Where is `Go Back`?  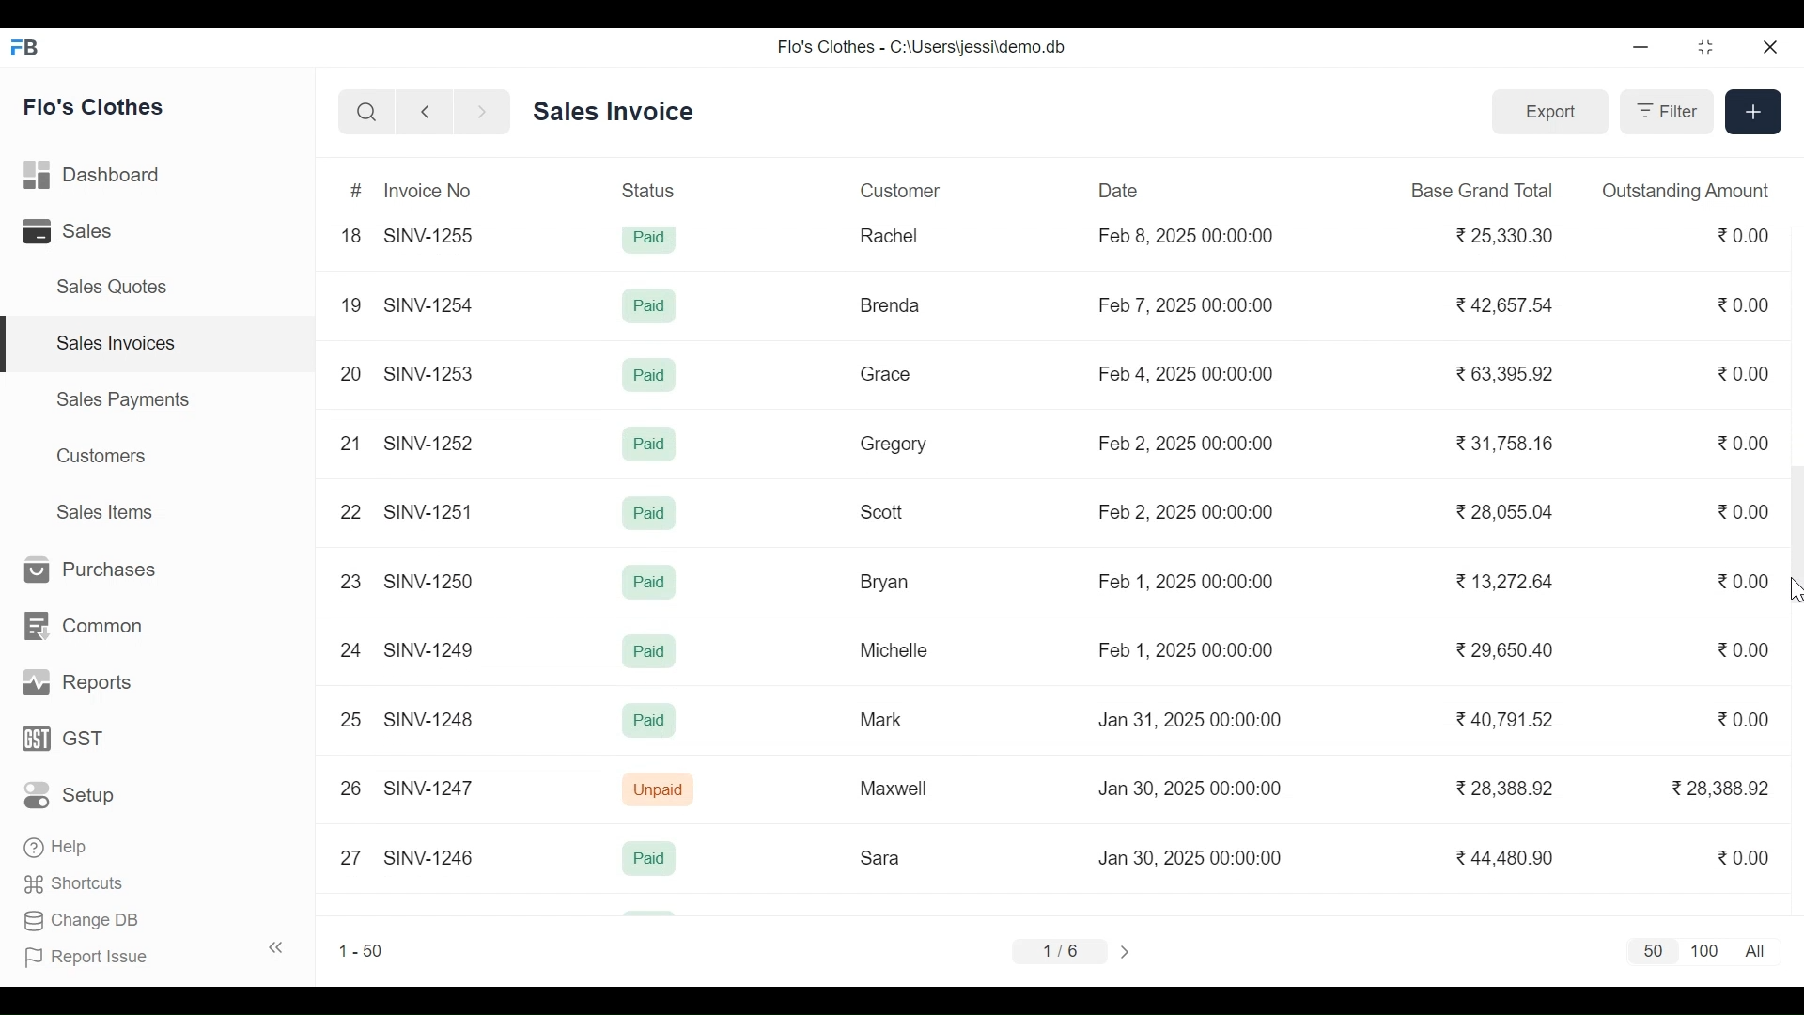 Go Back is located at coordinates (425, 113).